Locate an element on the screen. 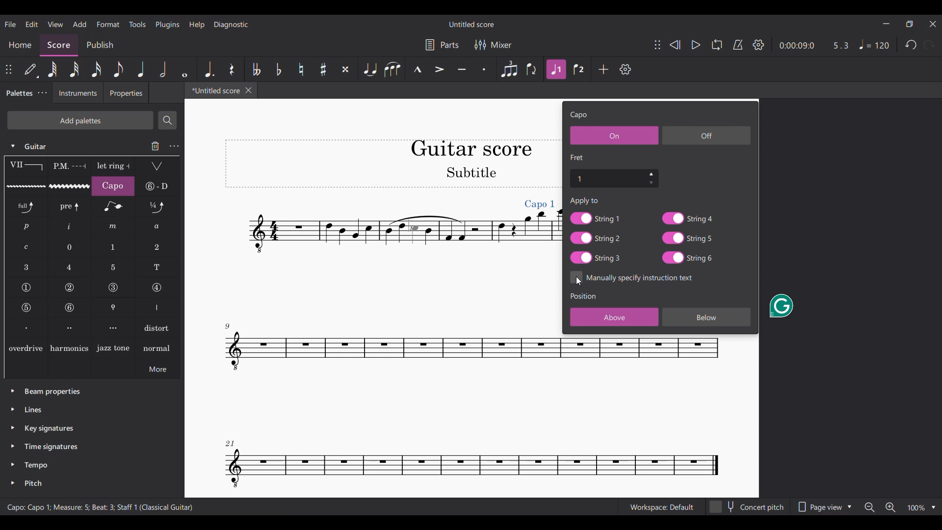  Redo is located at coordinates (929, 45).